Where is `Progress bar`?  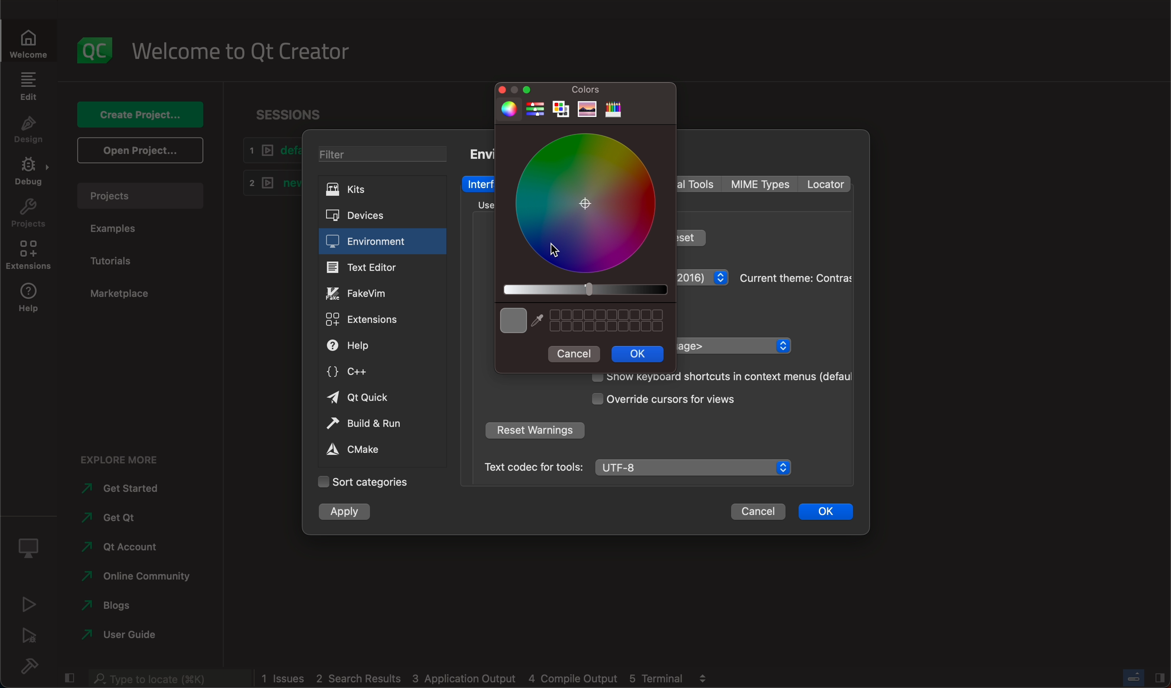
Progress bar is located at coordinates (1134, 677).